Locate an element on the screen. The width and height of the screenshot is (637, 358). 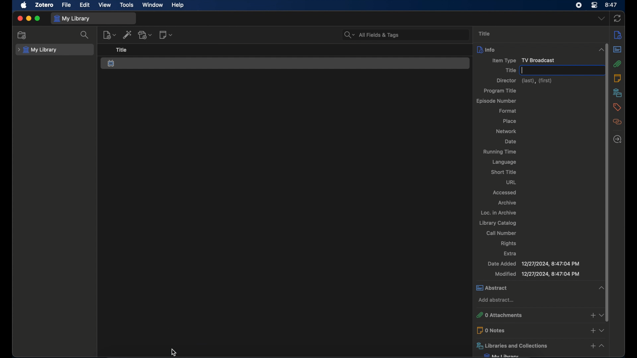
item type is located at coordinates (520, 61).